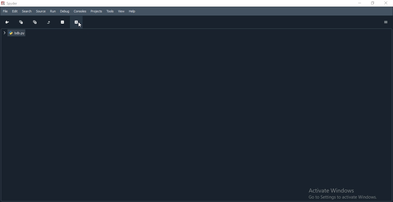 The width and height of the screenshot is (393, 202). What do you see at coordinates (359, 3) in the screenshot?
I see `minimise` at bounding box center [359, 3].